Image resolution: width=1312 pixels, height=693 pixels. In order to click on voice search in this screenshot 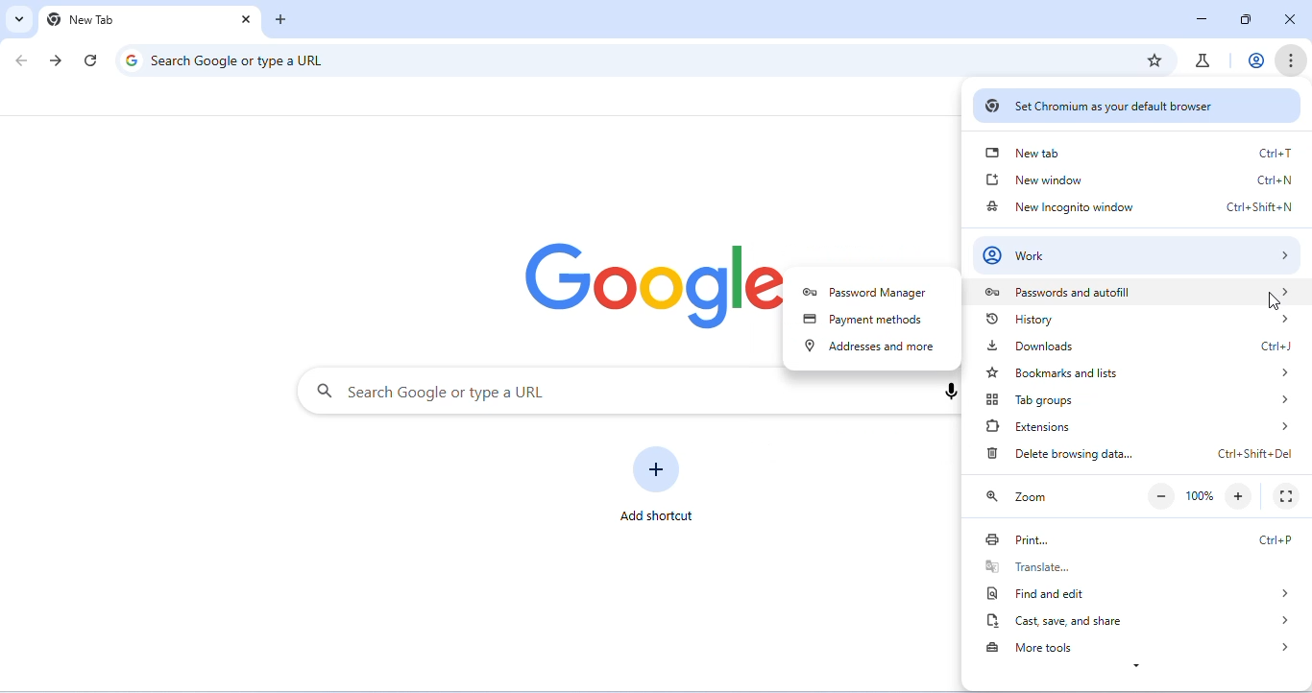, I will do `click(947, 392)`.